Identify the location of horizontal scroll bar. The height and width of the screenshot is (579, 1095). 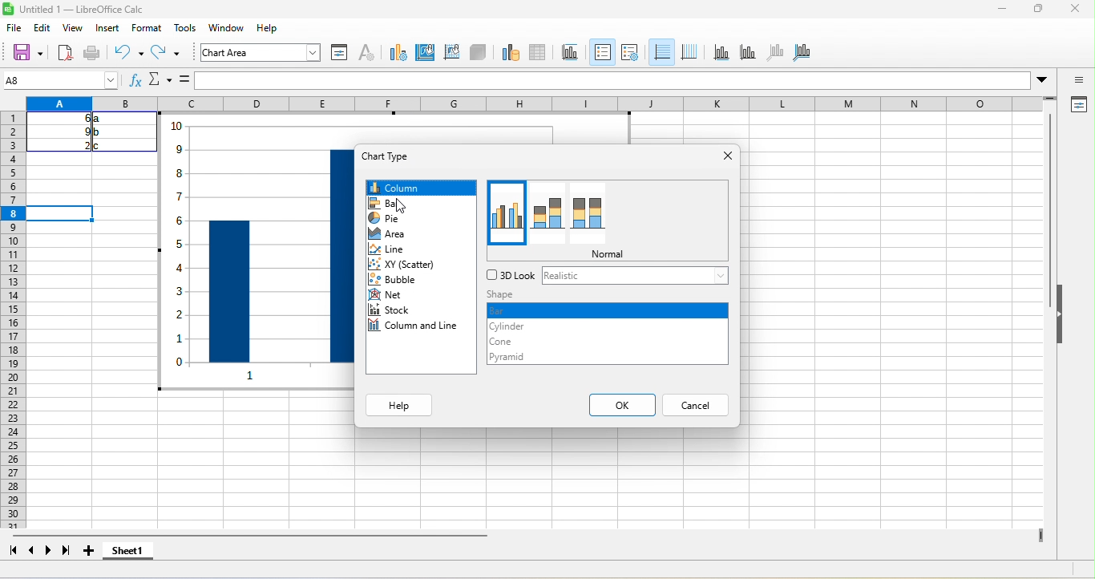
(261, 535).